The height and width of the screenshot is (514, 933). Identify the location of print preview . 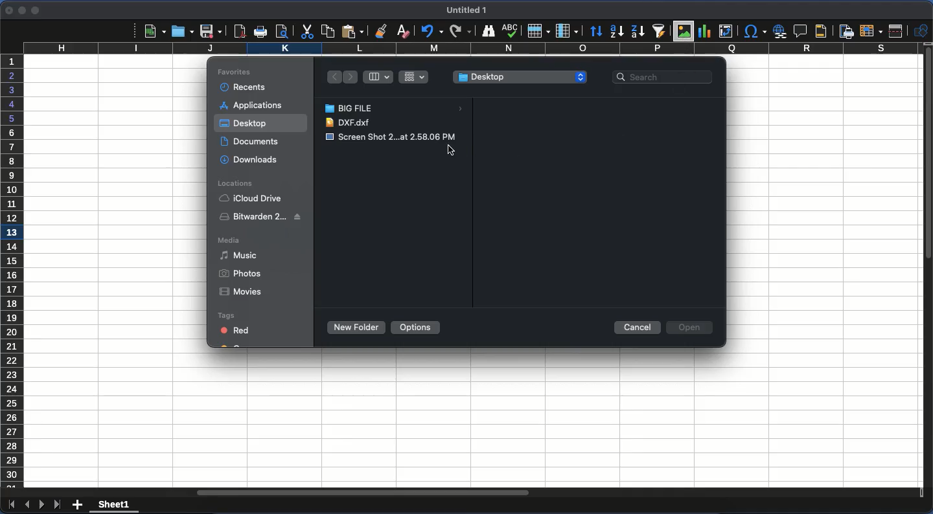
(285, 32).